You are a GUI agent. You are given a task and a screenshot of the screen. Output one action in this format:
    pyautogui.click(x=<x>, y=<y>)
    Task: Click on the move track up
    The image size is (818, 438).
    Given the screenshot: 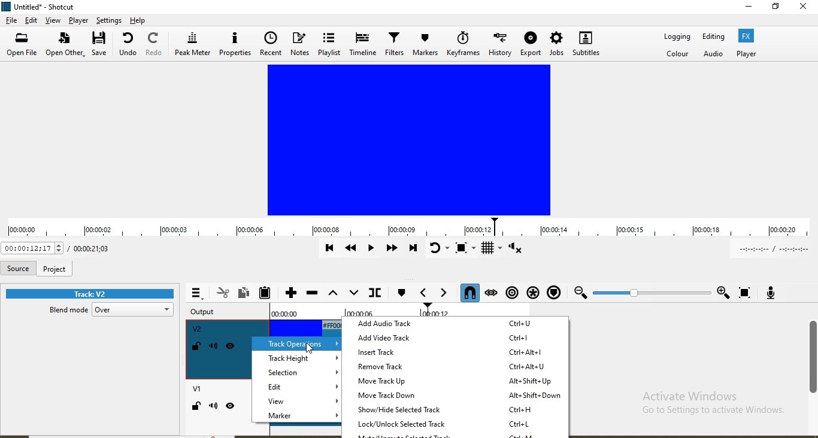 What is the action you would take?
    pyautogui.click(x=458, y=382)
    